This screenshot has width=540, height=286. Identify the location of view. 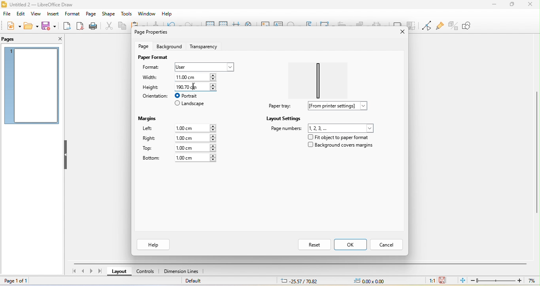
(35, 15).